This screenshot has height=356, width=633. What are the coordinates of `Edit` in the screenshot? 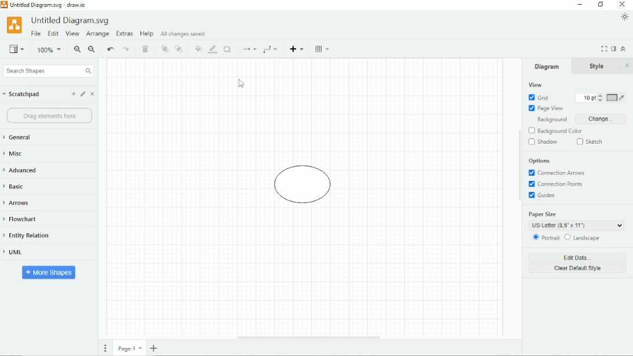 It's located at (53, 33).